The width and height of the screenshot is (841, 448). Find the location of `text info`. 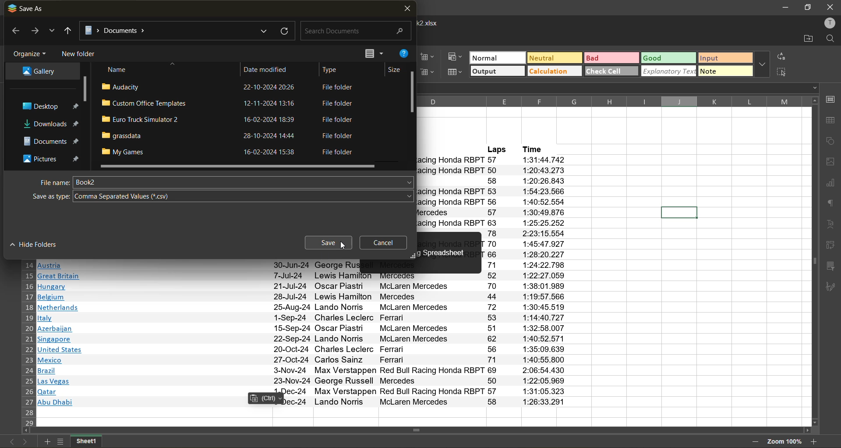

text info is located at coordinates (305, 360).